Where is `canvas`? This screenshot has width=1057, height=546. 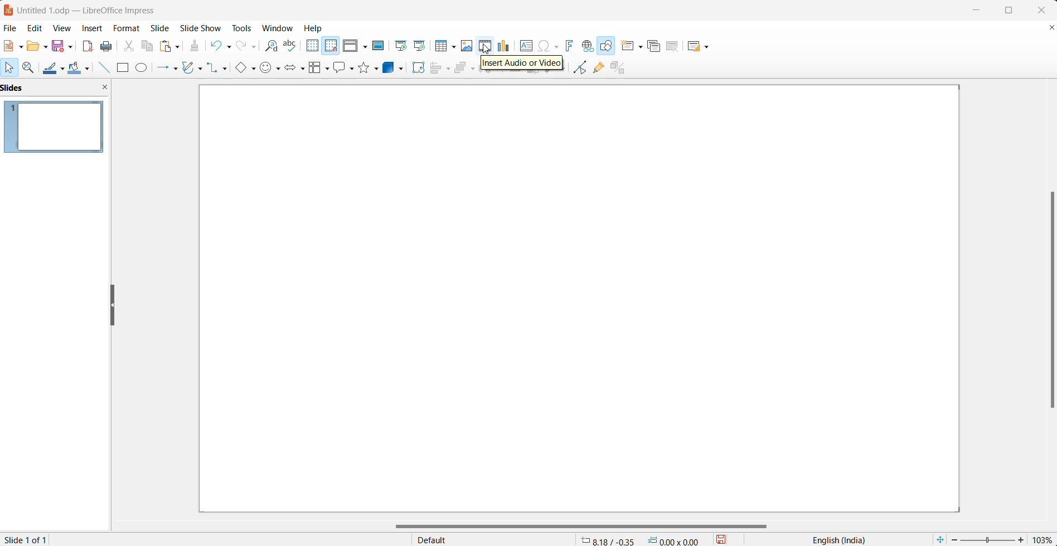
canvas is located at coordinates (577, 299).